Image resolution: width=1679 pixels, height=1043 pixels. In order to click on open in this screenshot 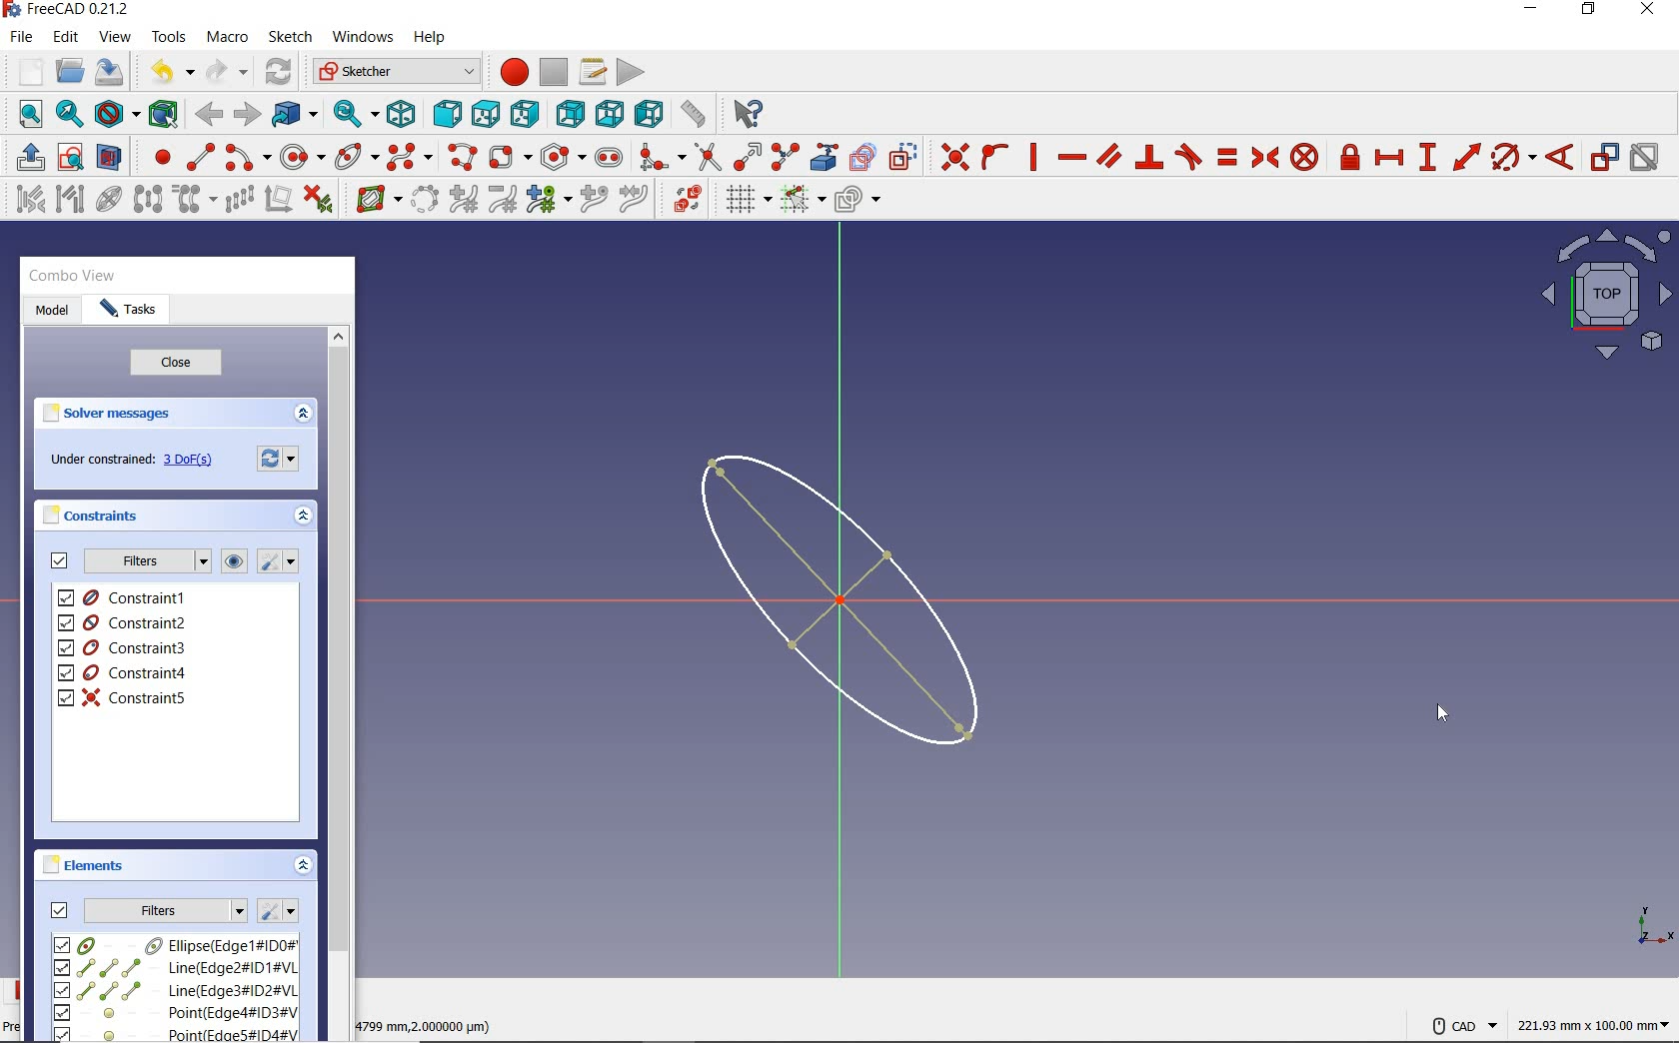, I will do `click(70, 72)`.